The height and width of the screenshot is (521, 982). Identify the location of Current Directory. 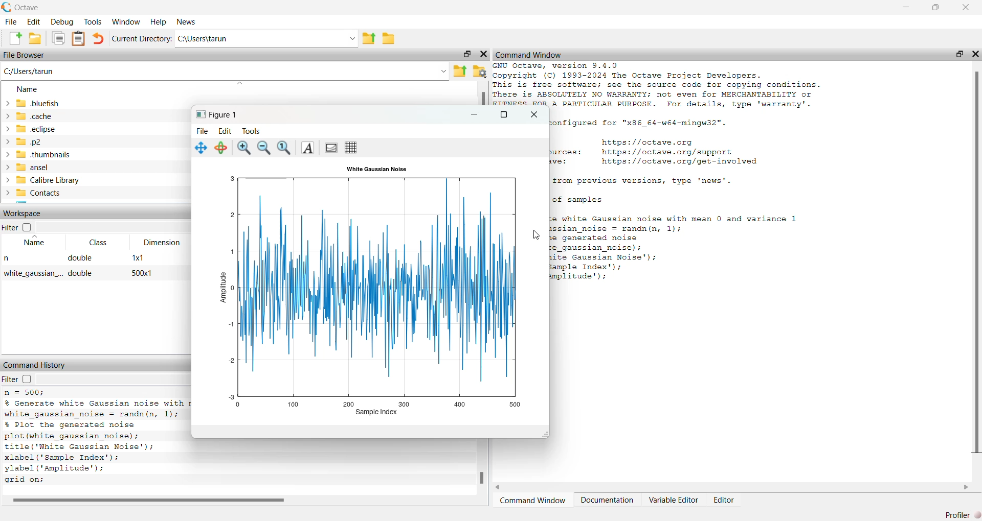
(141, 38).